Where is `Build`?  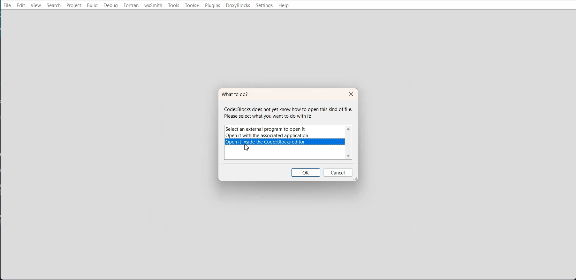 Build is located at coordinates (93, 5).